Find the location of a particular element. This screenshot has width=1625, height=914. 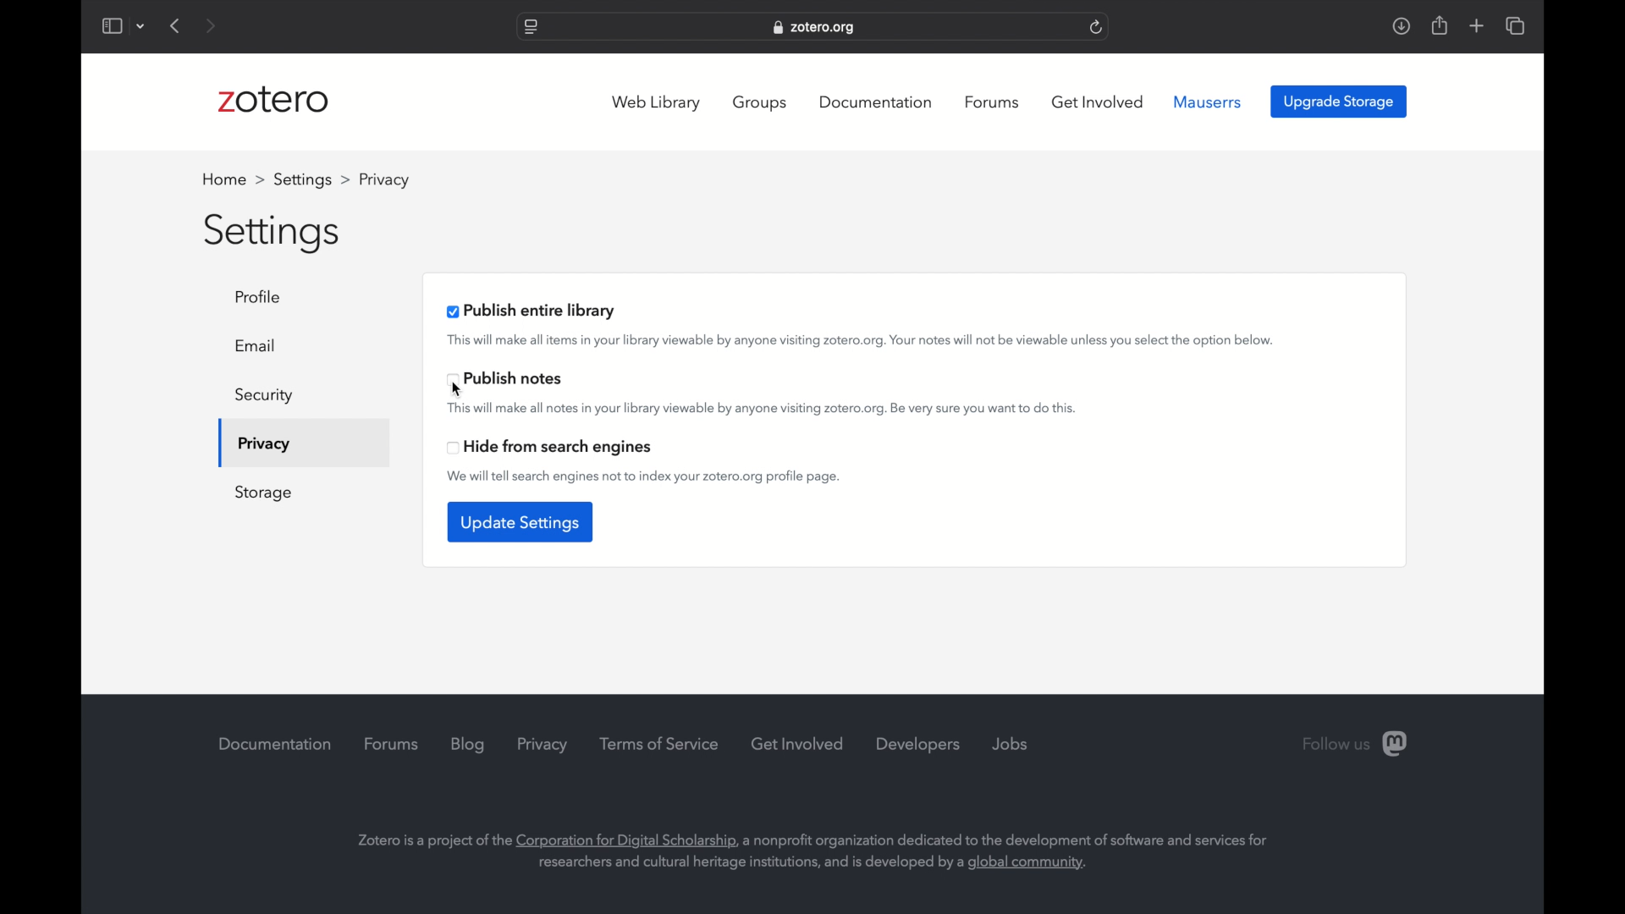

zotero company description is located at coordinates (812, 851).